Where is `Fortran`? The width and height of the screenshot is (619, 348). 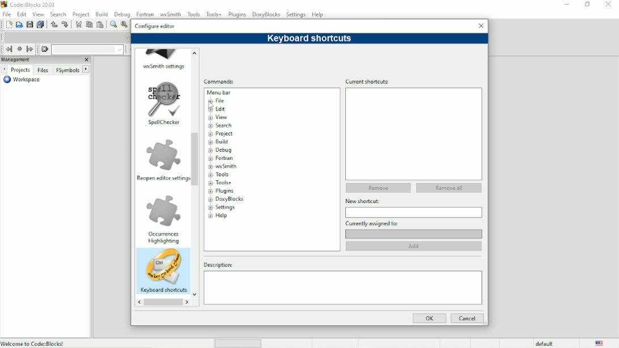
Fortran is located at coordinates (224, 158).